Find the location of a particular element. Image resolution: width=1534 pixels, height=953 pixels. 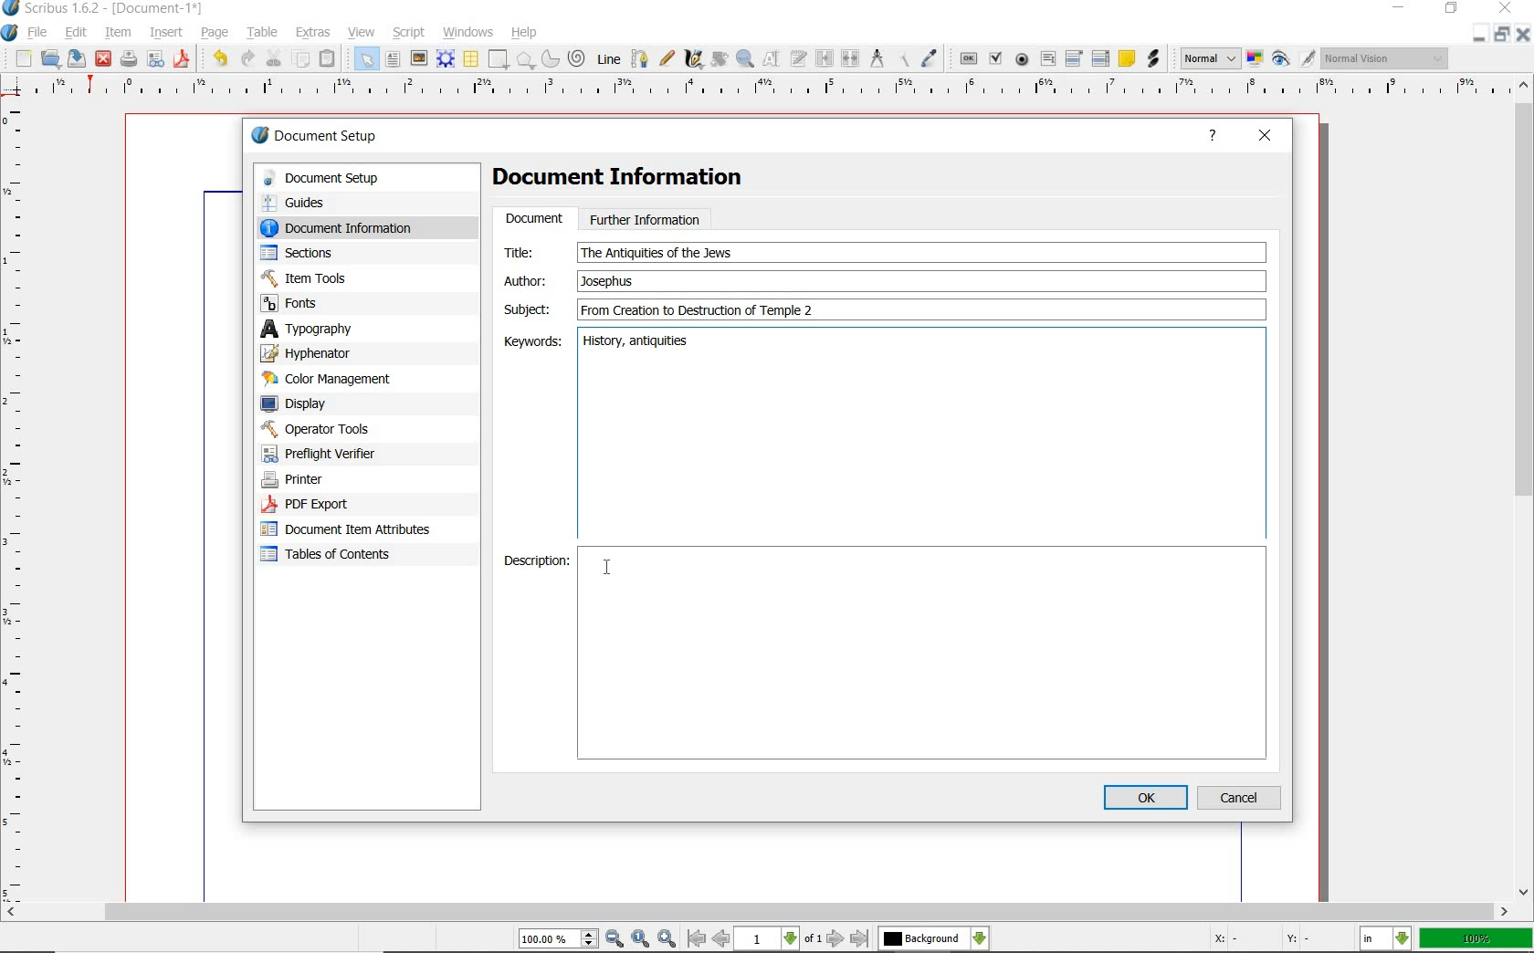

help is located at coordinates (527, 31).